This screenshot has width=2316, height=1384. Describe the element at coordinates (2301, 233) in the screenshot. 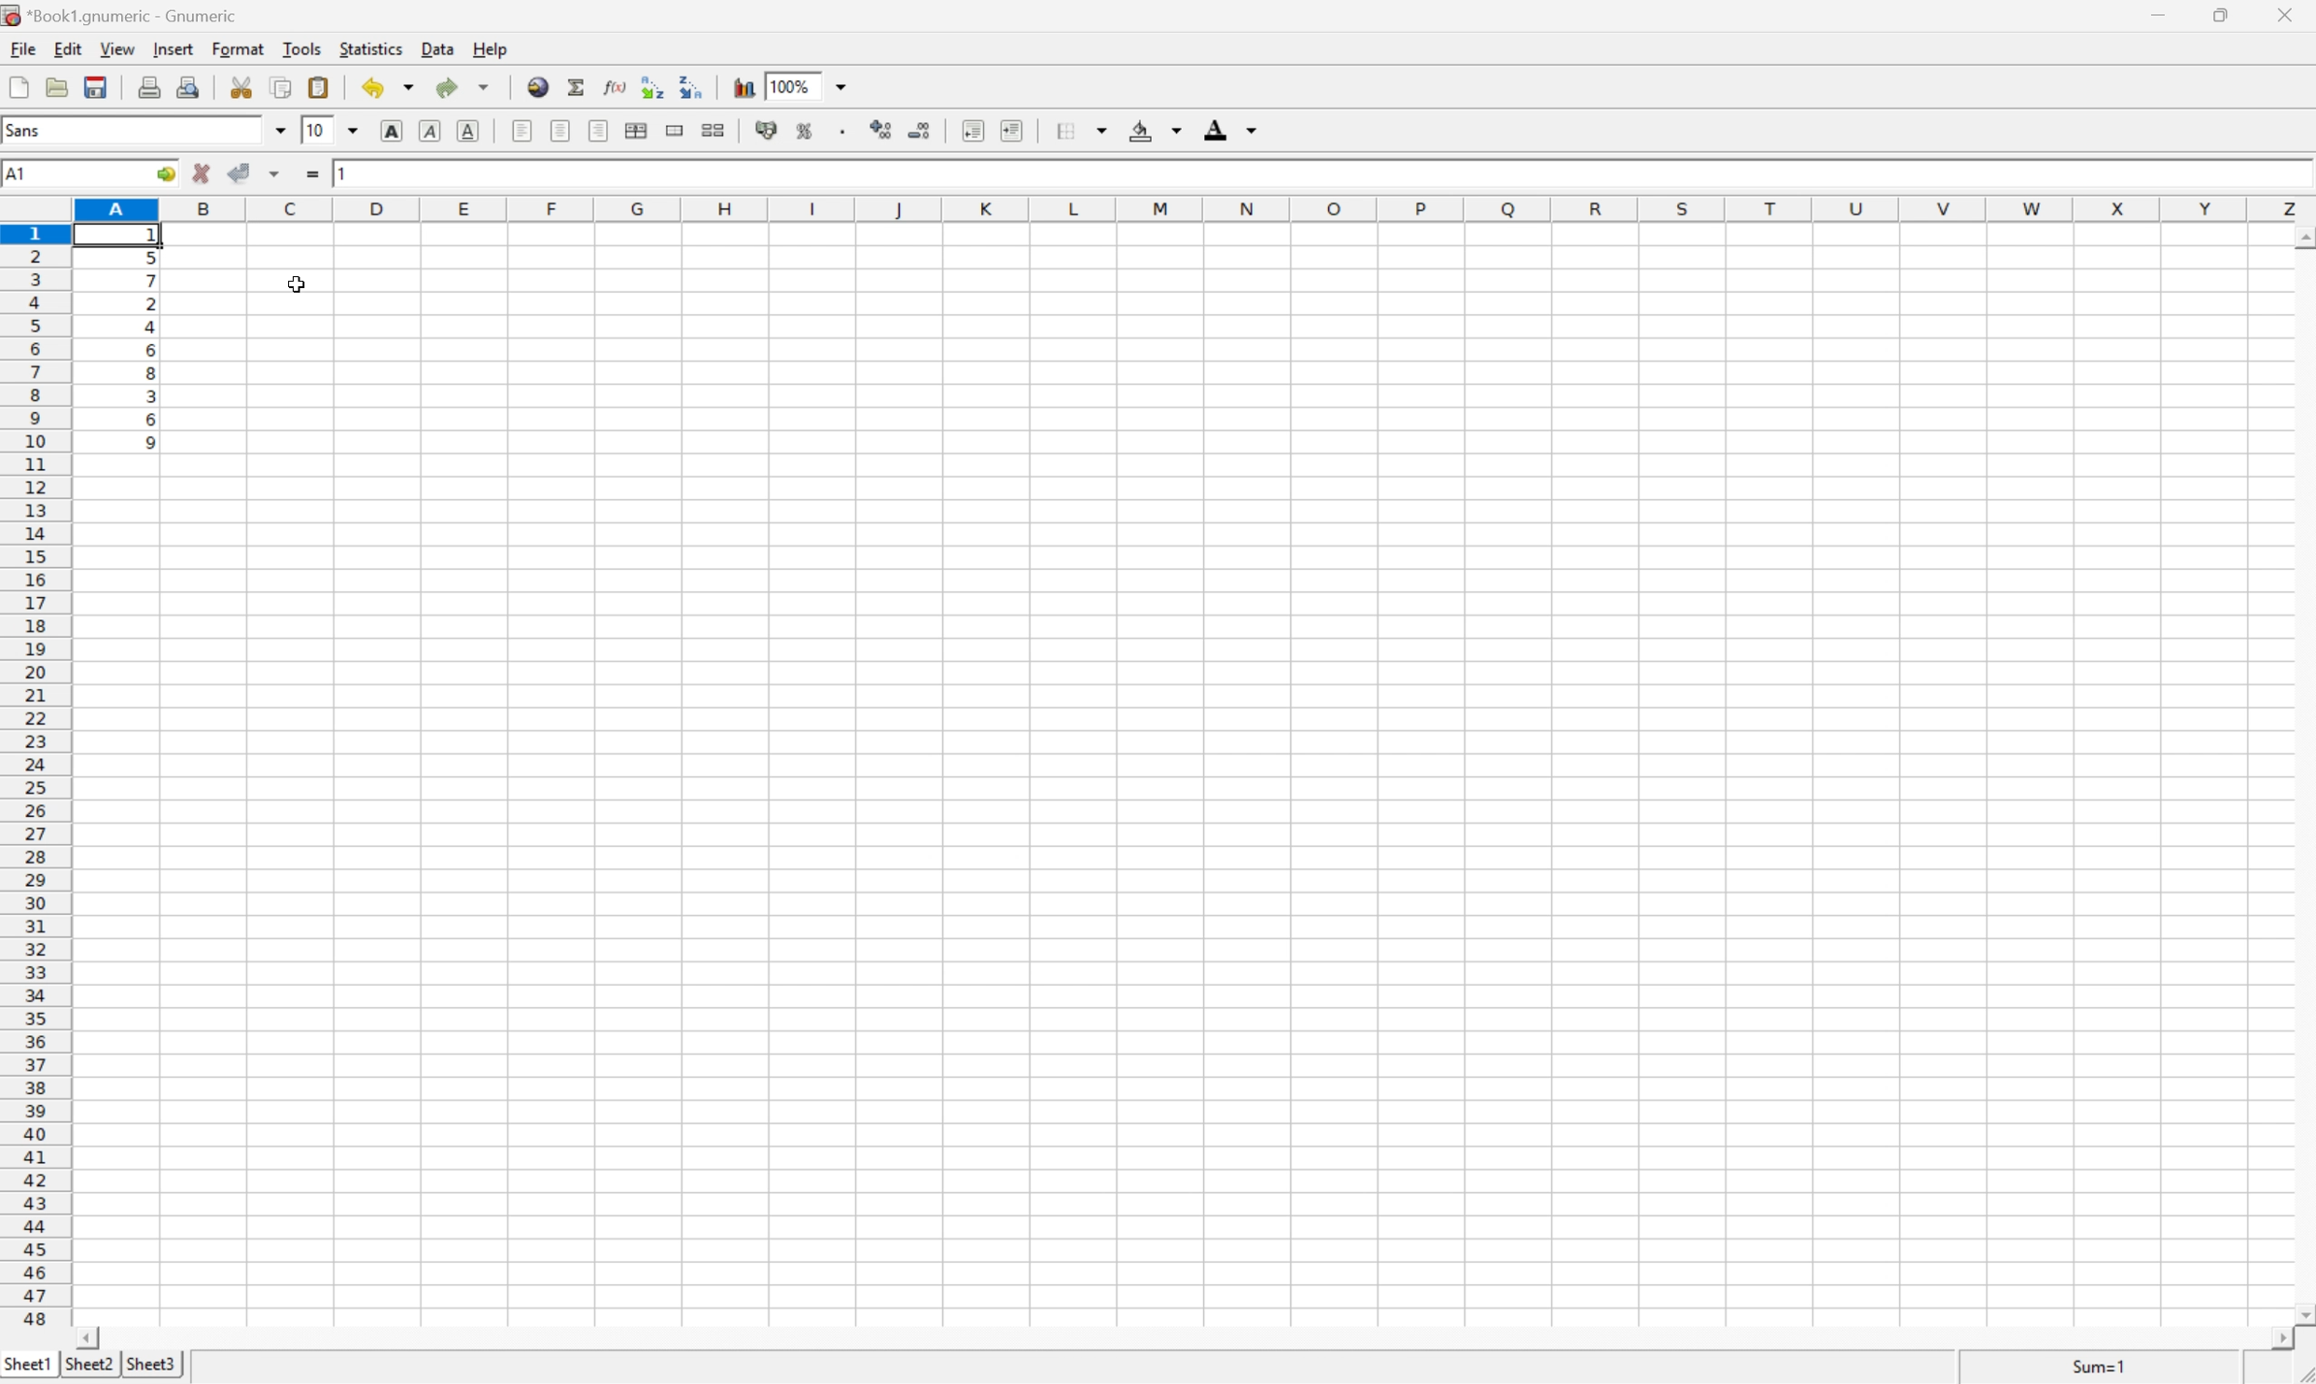

I see `scroll up` at that location.